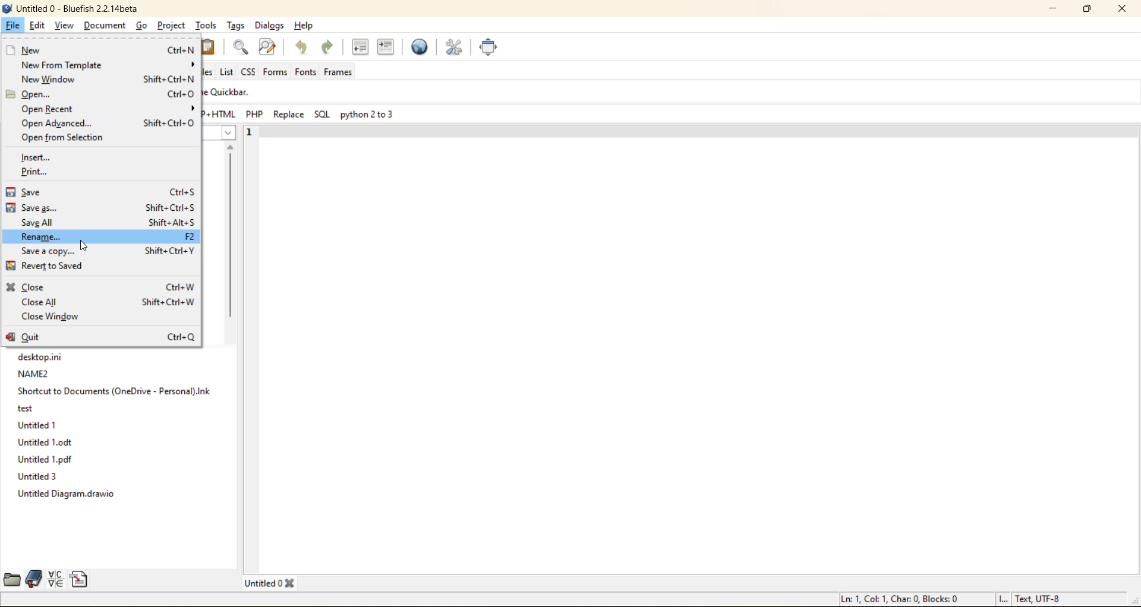 The width and height of the screenshot is (1141, 607). What do you see at coordinates (333, 50) in the screenshot?
I see `redo` at bounding box center [333, 50].